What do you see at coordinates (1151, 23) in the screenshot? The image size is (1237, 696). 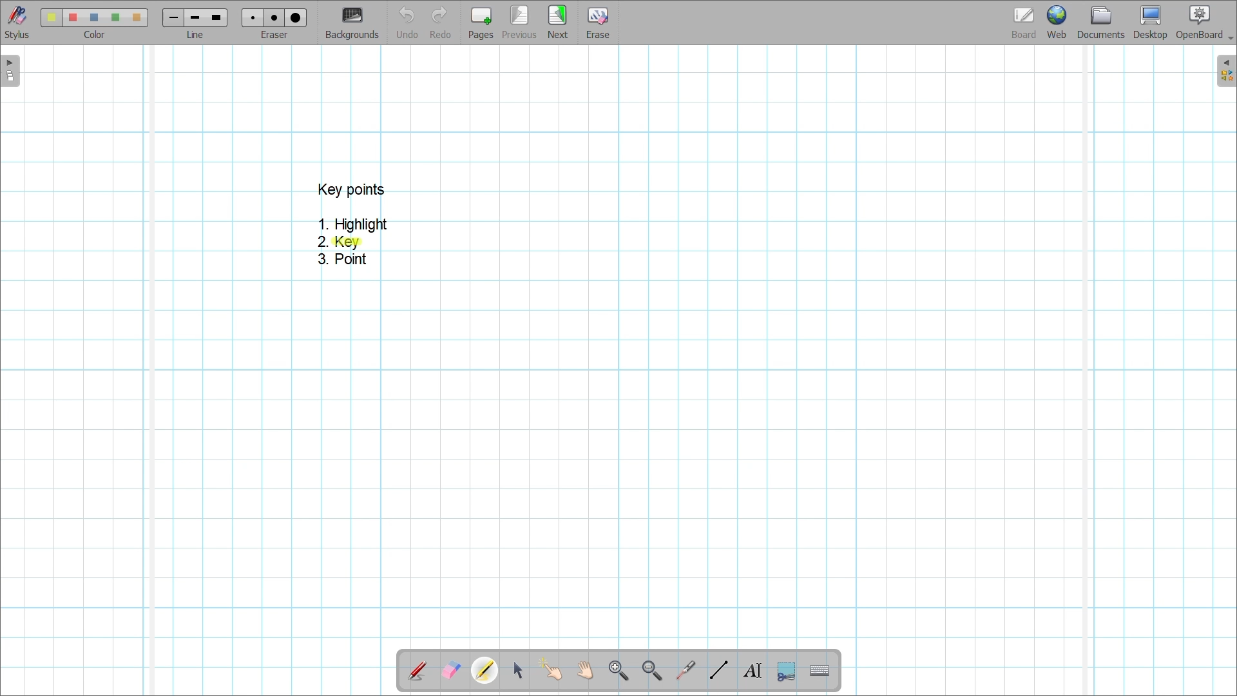 I see `Desktop` at bounding box center [1151, 23].